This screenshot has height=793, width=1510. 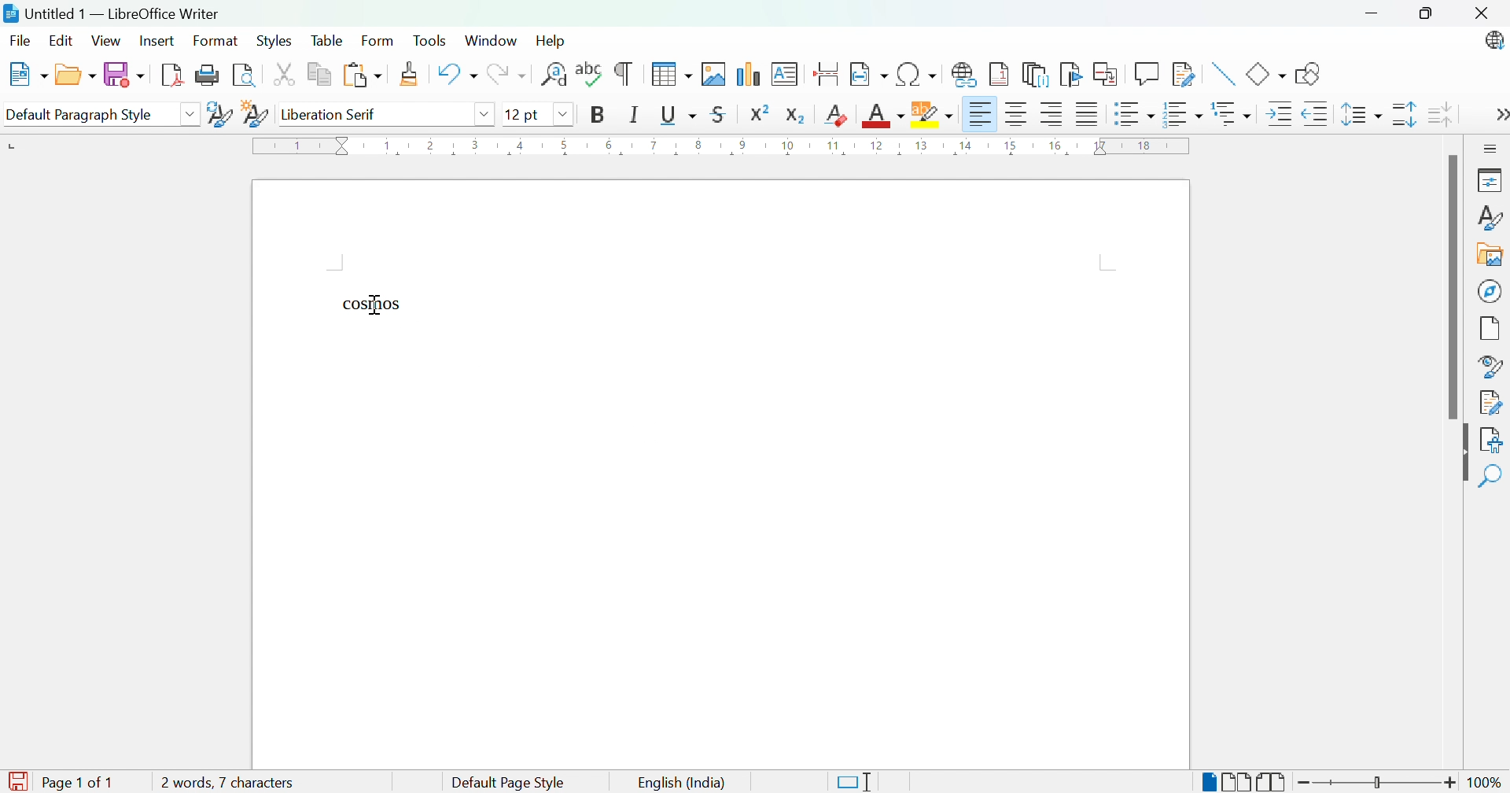 What do you see at coordinates (797, 116) in the screenshot?
I see `Subscript` at bounding box center [797, 116].